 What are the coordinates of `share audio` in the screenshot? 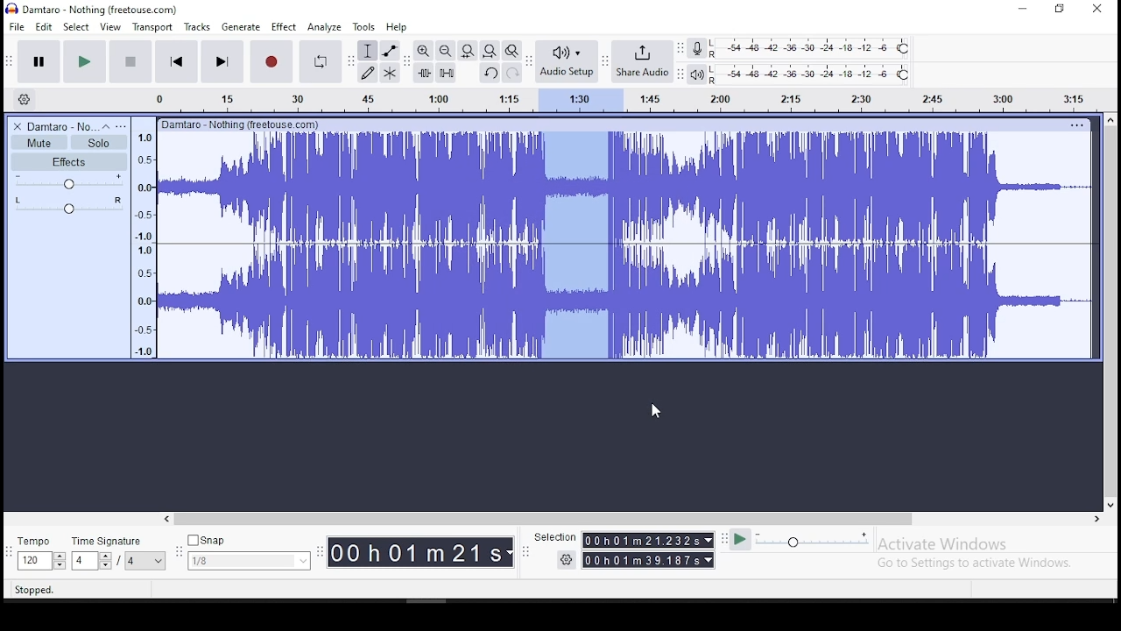 It's located at (644, 63).